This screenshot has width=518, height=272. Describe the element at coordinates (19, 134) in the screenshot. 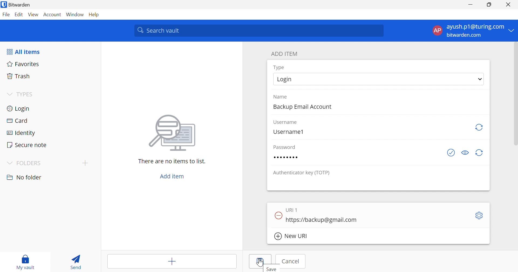

I see `Identity` at that location.